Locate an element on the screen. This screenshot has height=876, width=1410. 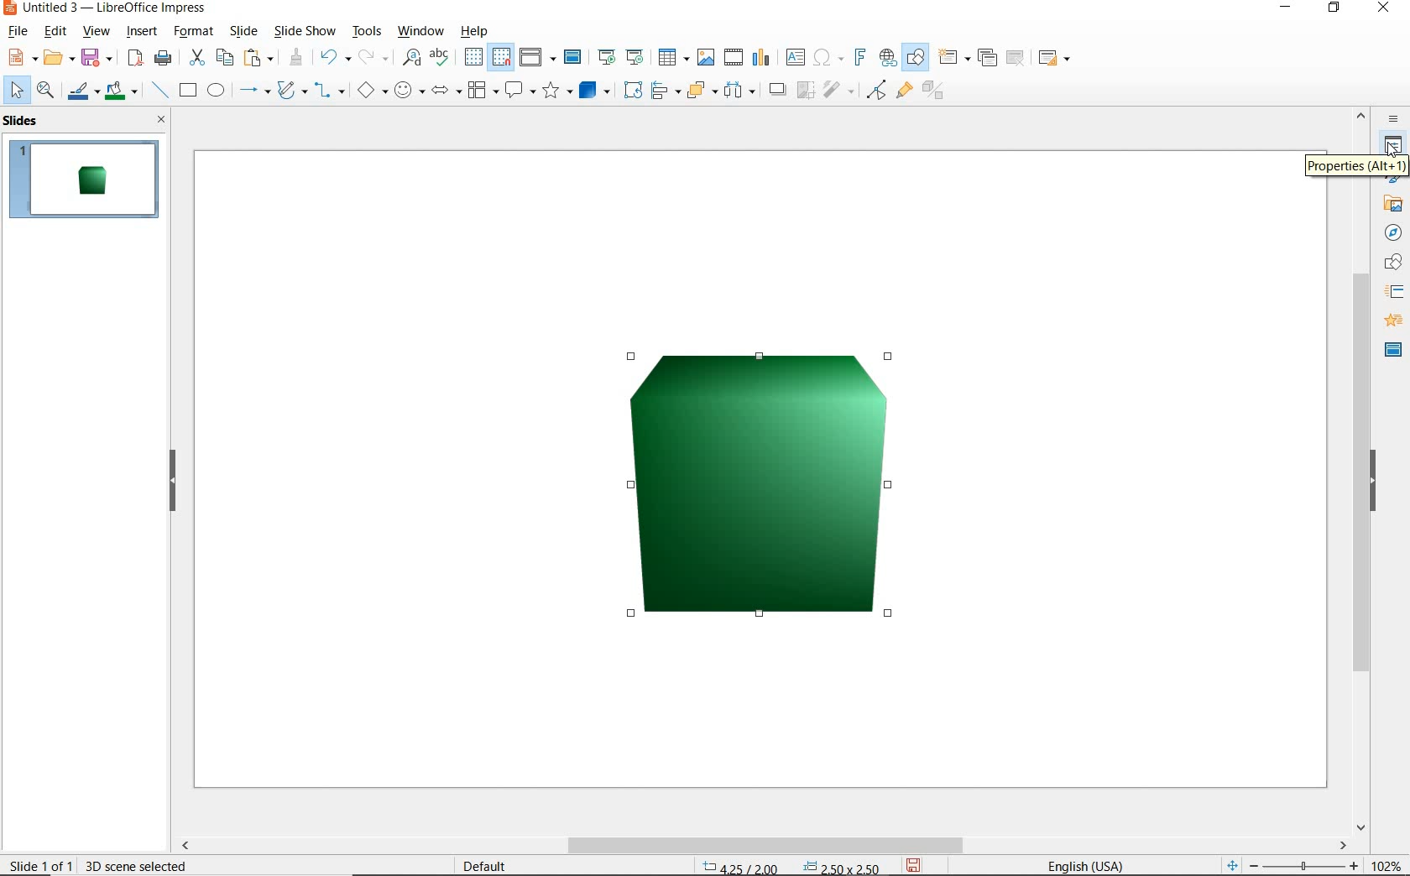
SELECT AT LEAST 3 OBJECTS TO DISTRIBUTE is located at coordinates (742, 92).